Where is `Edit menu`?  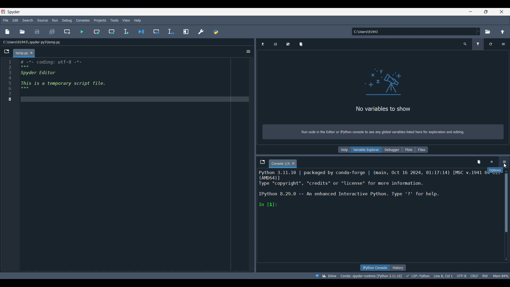 Edit menu is located at coordinates (16, 20).